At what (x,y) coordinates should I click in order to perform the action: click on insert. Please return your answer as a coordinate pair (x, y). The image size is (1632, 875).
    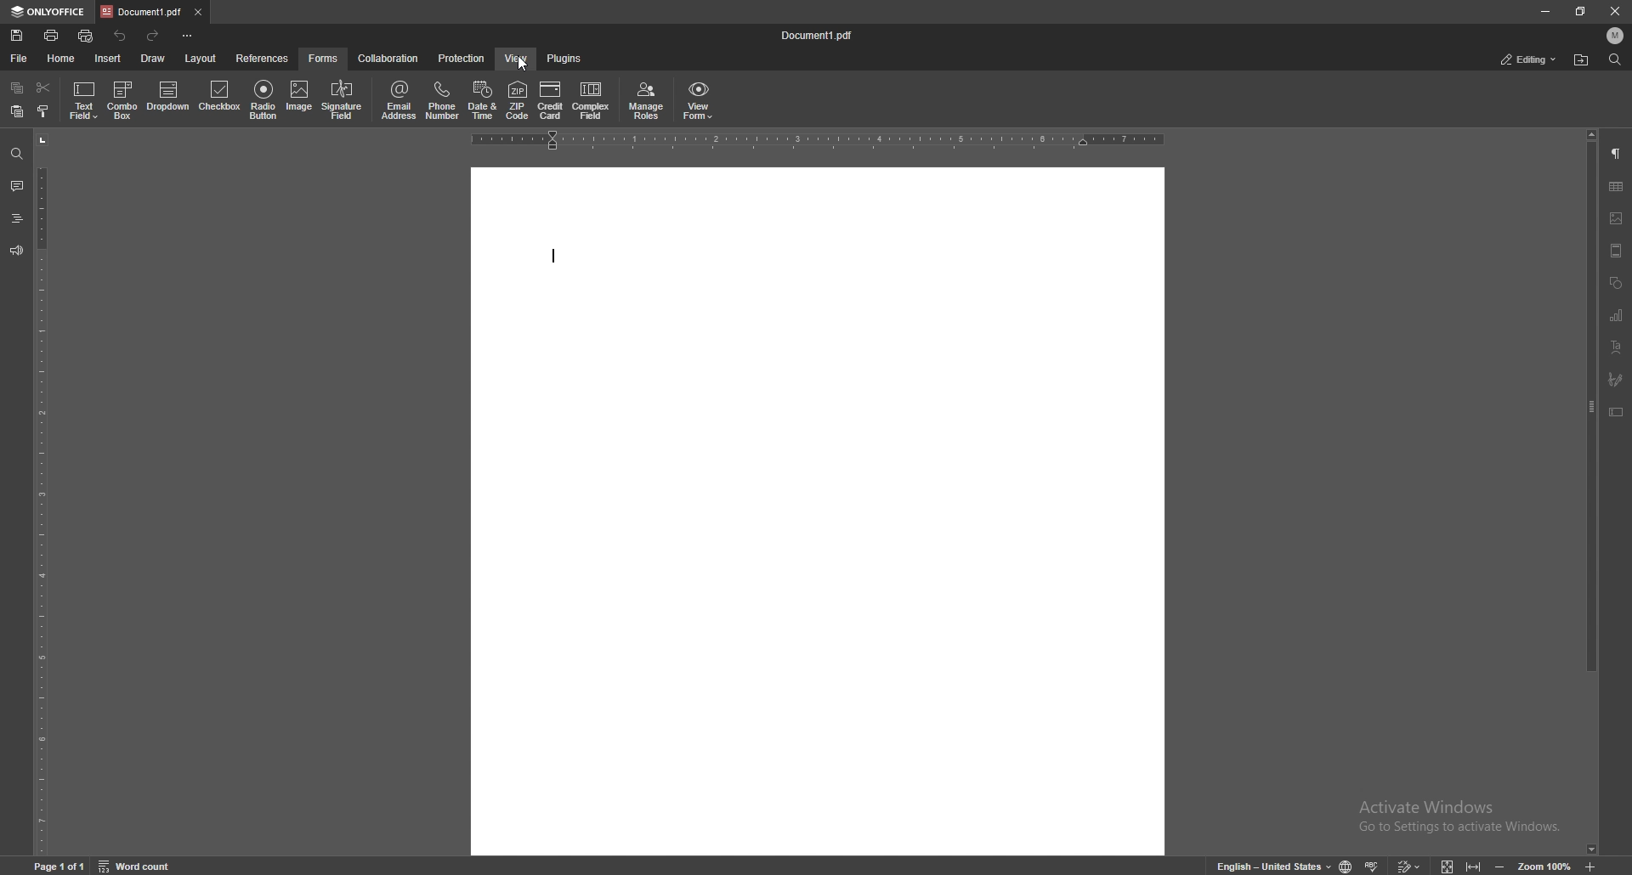
    Looking at the image, I should click on (108, 58).